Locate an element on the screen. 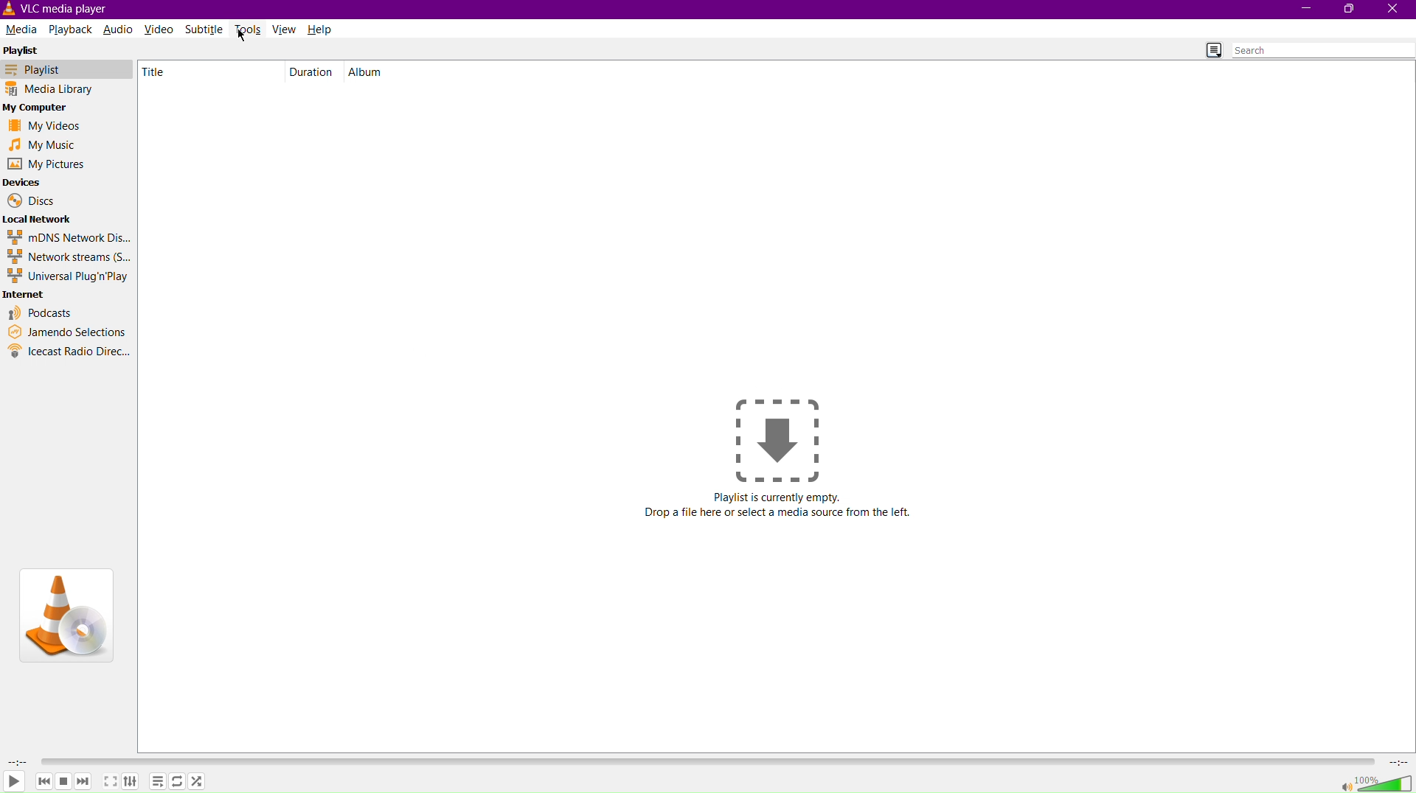  View is located at coordinates (285, 28).